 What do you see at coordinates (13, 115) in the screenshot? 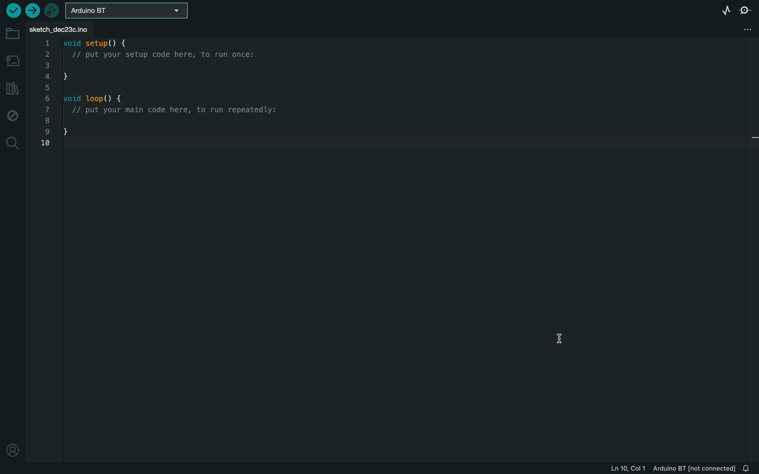
I see `debug` at bounding box center [13, 115].